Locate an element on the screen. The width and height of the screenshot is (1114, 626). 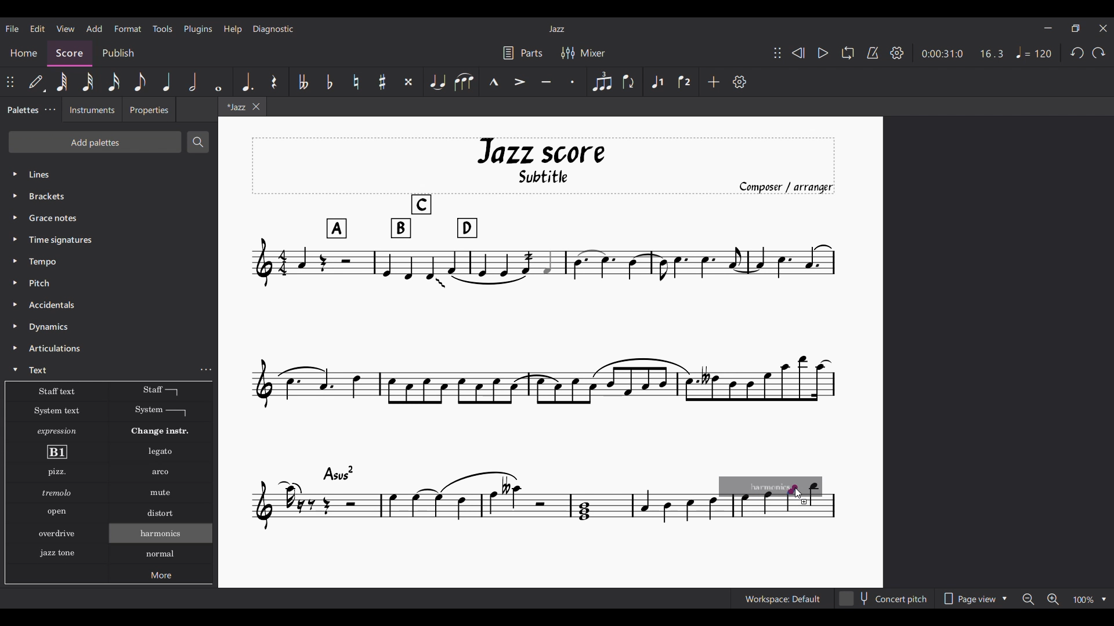
Properties is located at coordinates (149, 110).